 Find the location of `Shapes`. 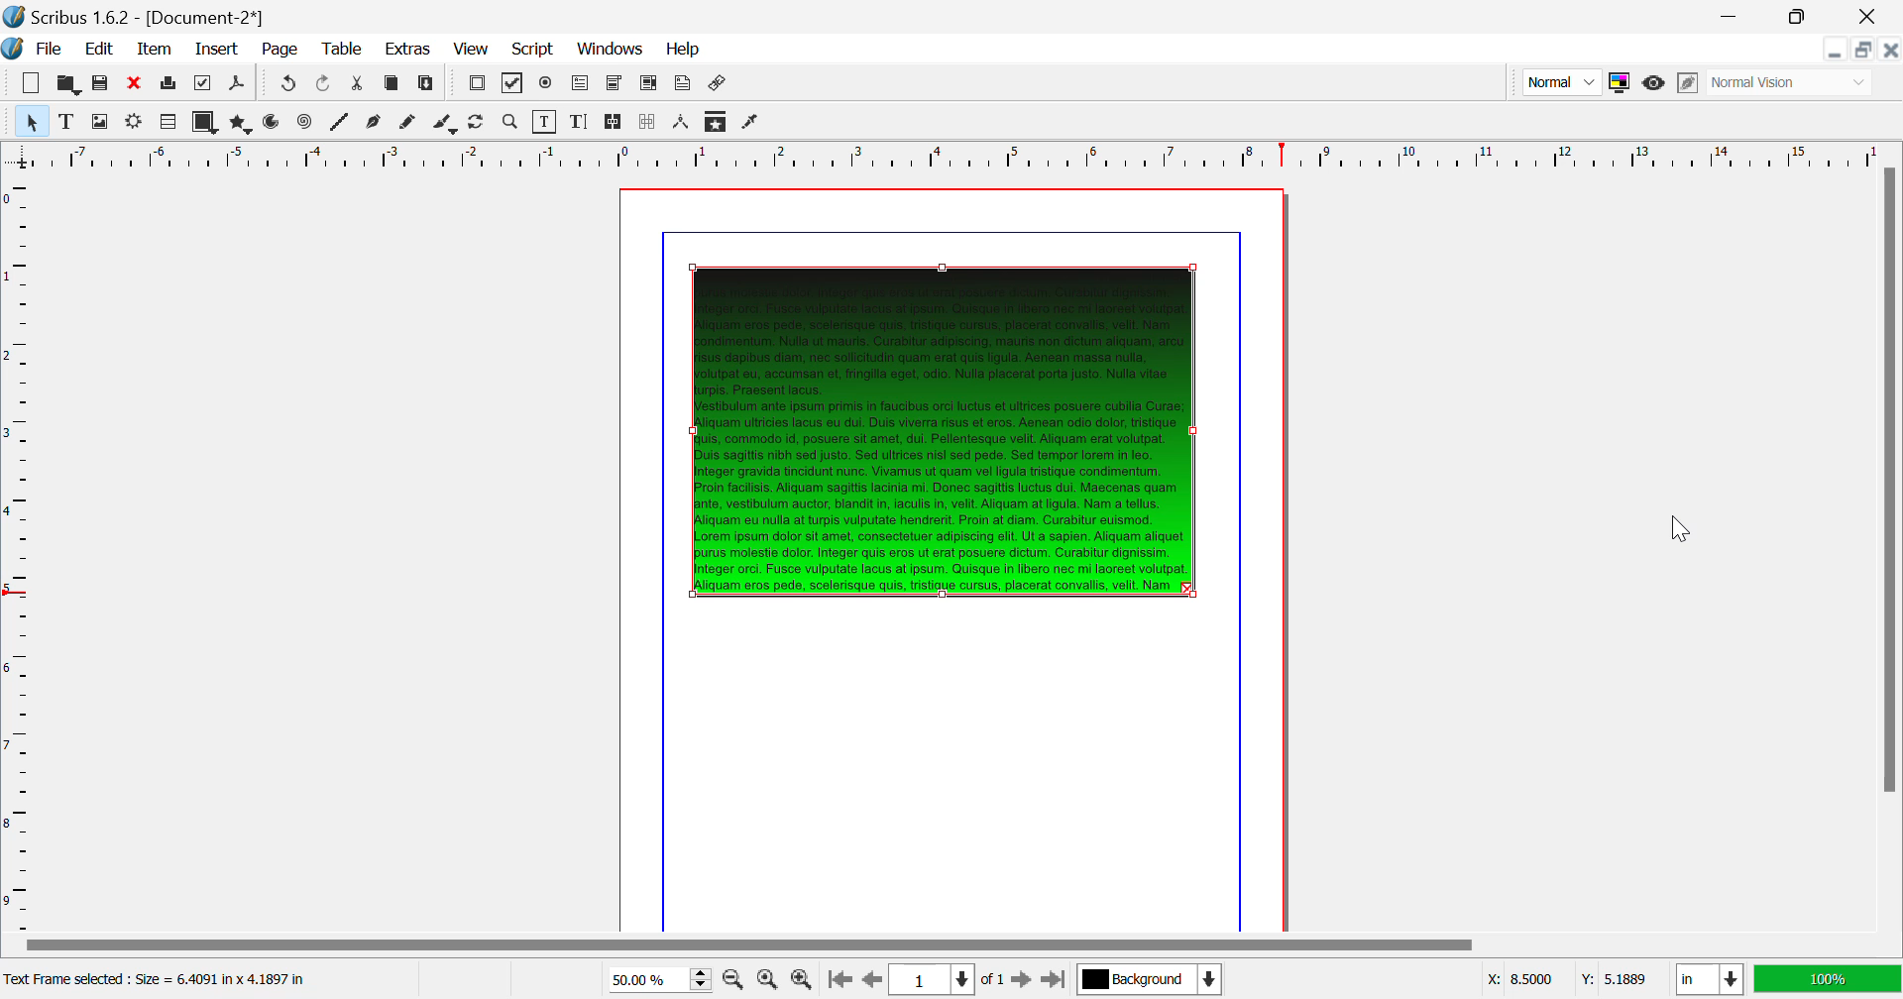

Shapes is located at coordinates (204, 122).